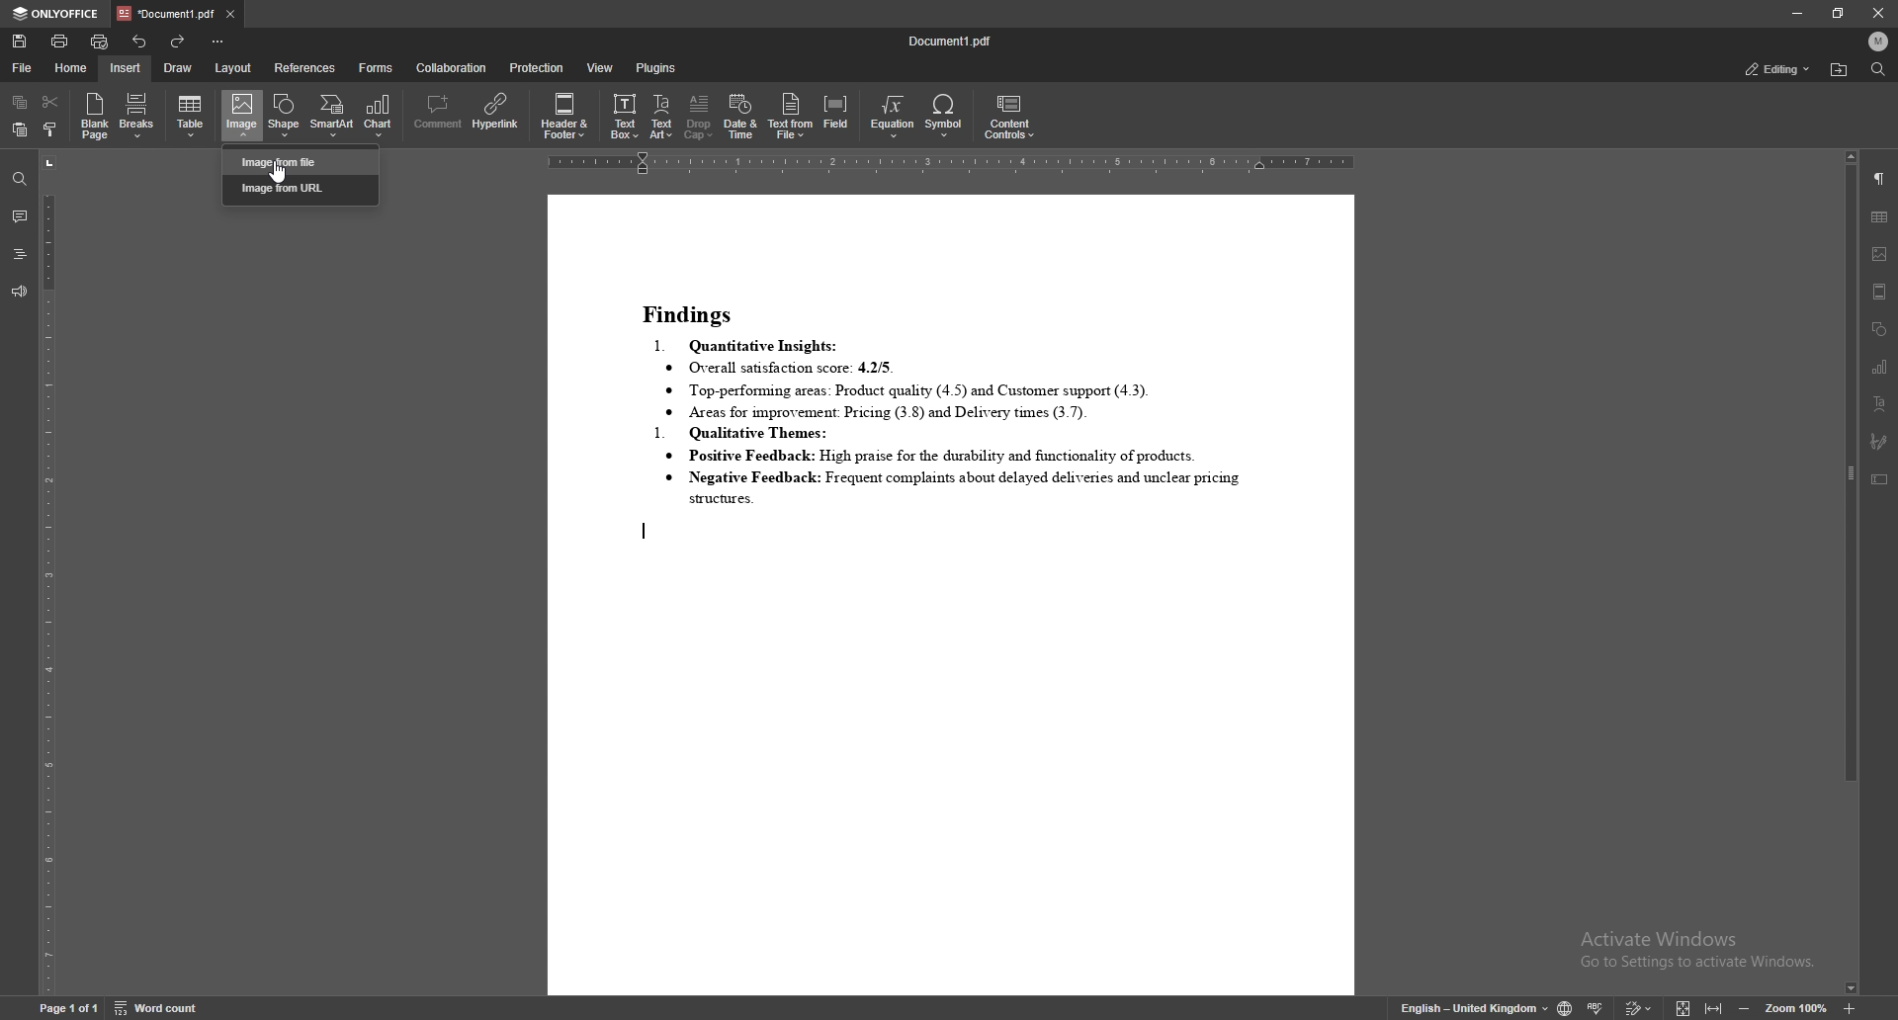  What do you see at coordinates (18, 178) in the screenshot?
I see `find` at bounding box center [18, 178].